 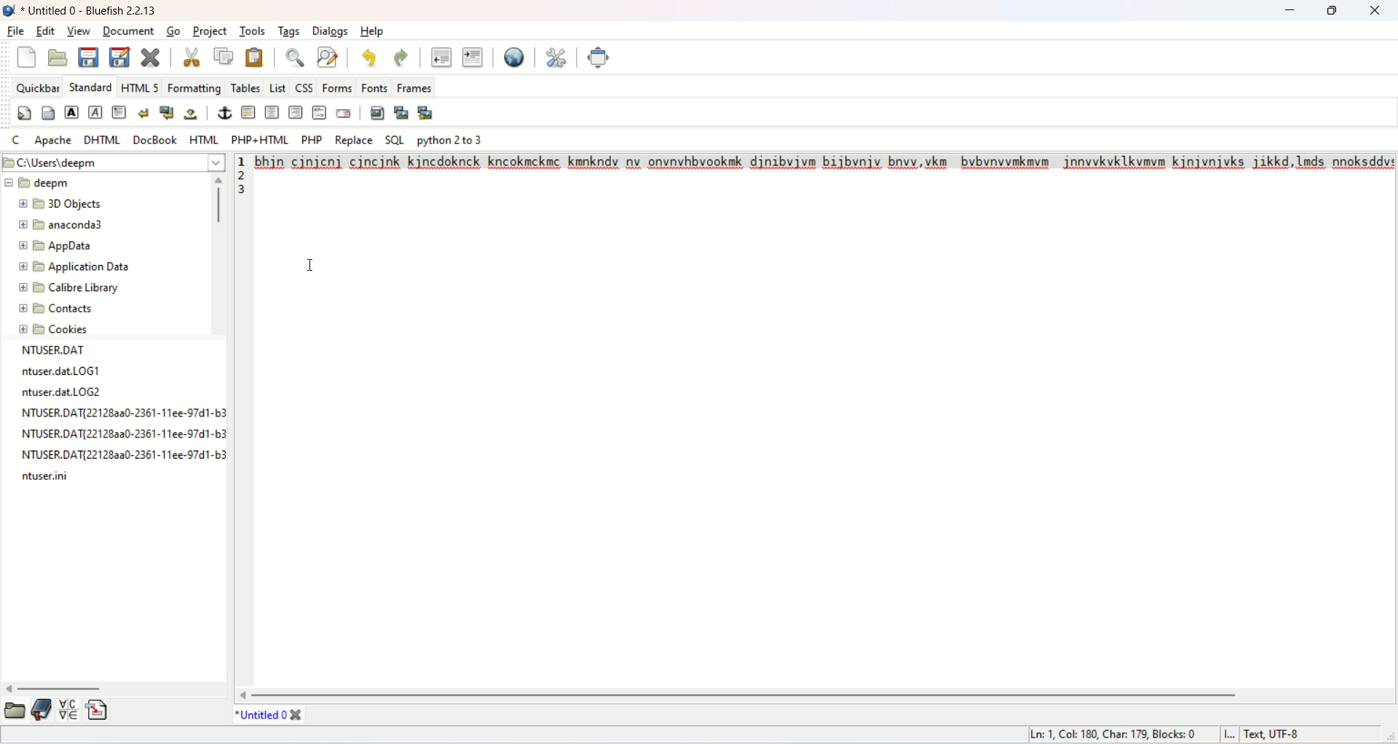 What do you see at coordinates (226, 57) in the screenshot?
I see `copy` at bounding box center [226, 57].